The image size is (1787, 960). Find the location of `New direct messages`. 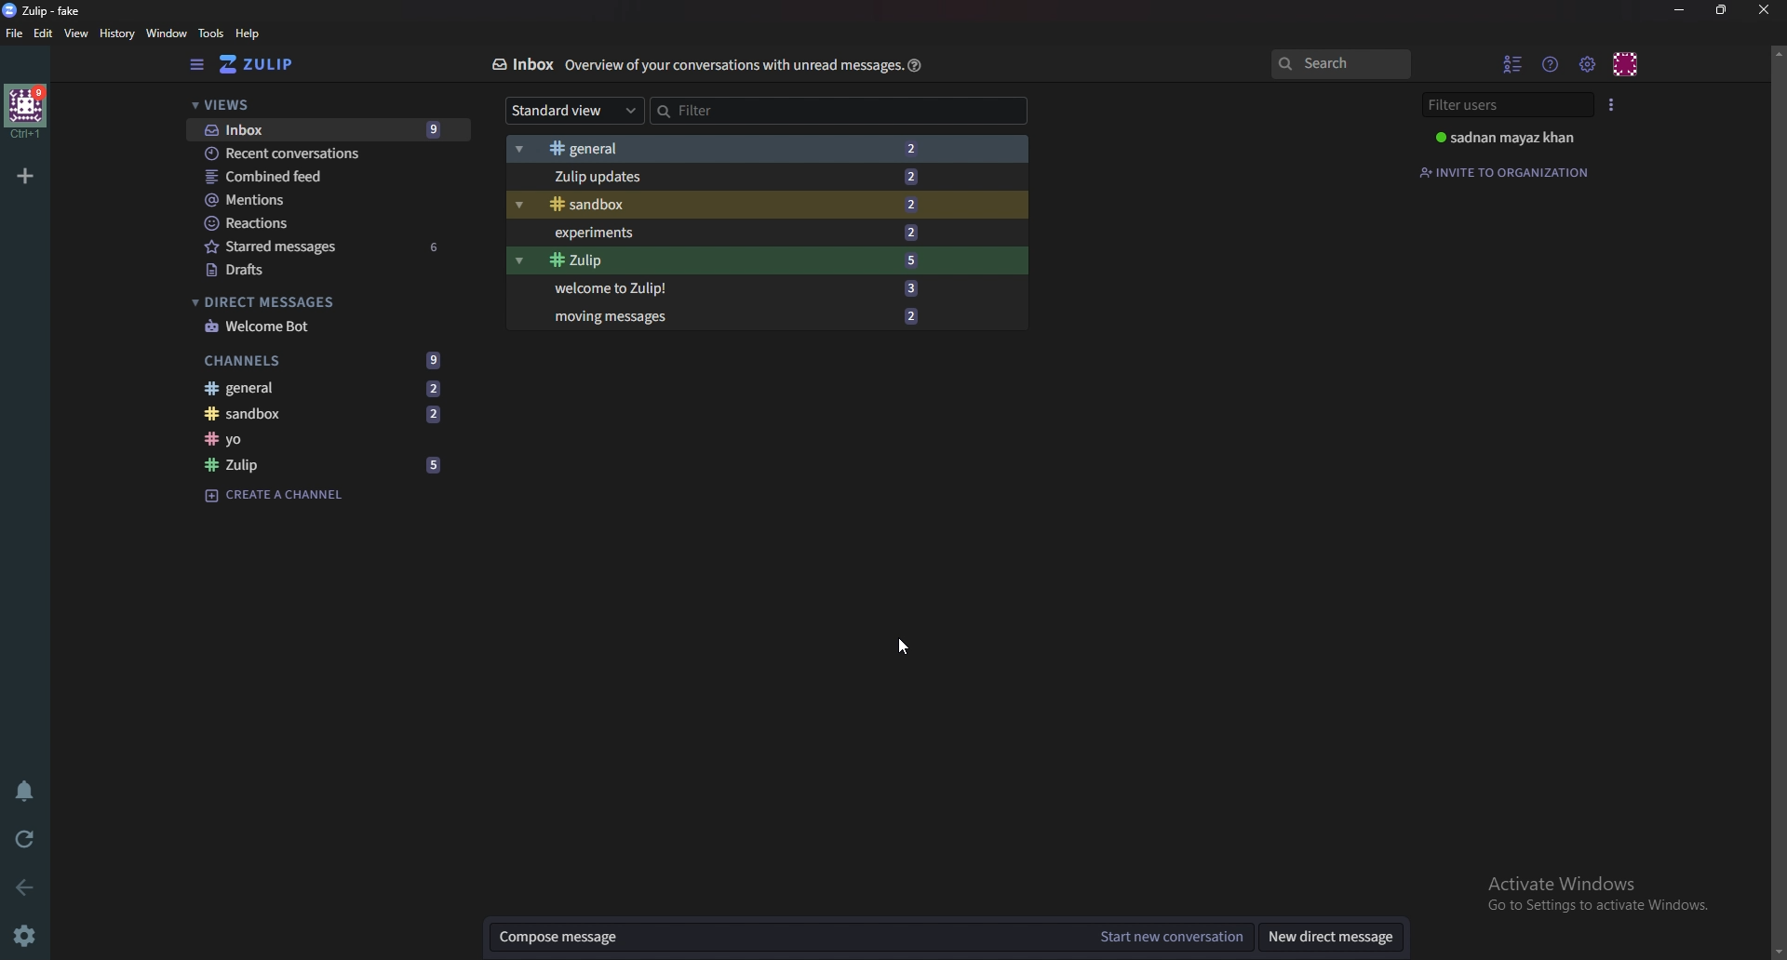

New direct messages is located at coordinates (1336, 936).